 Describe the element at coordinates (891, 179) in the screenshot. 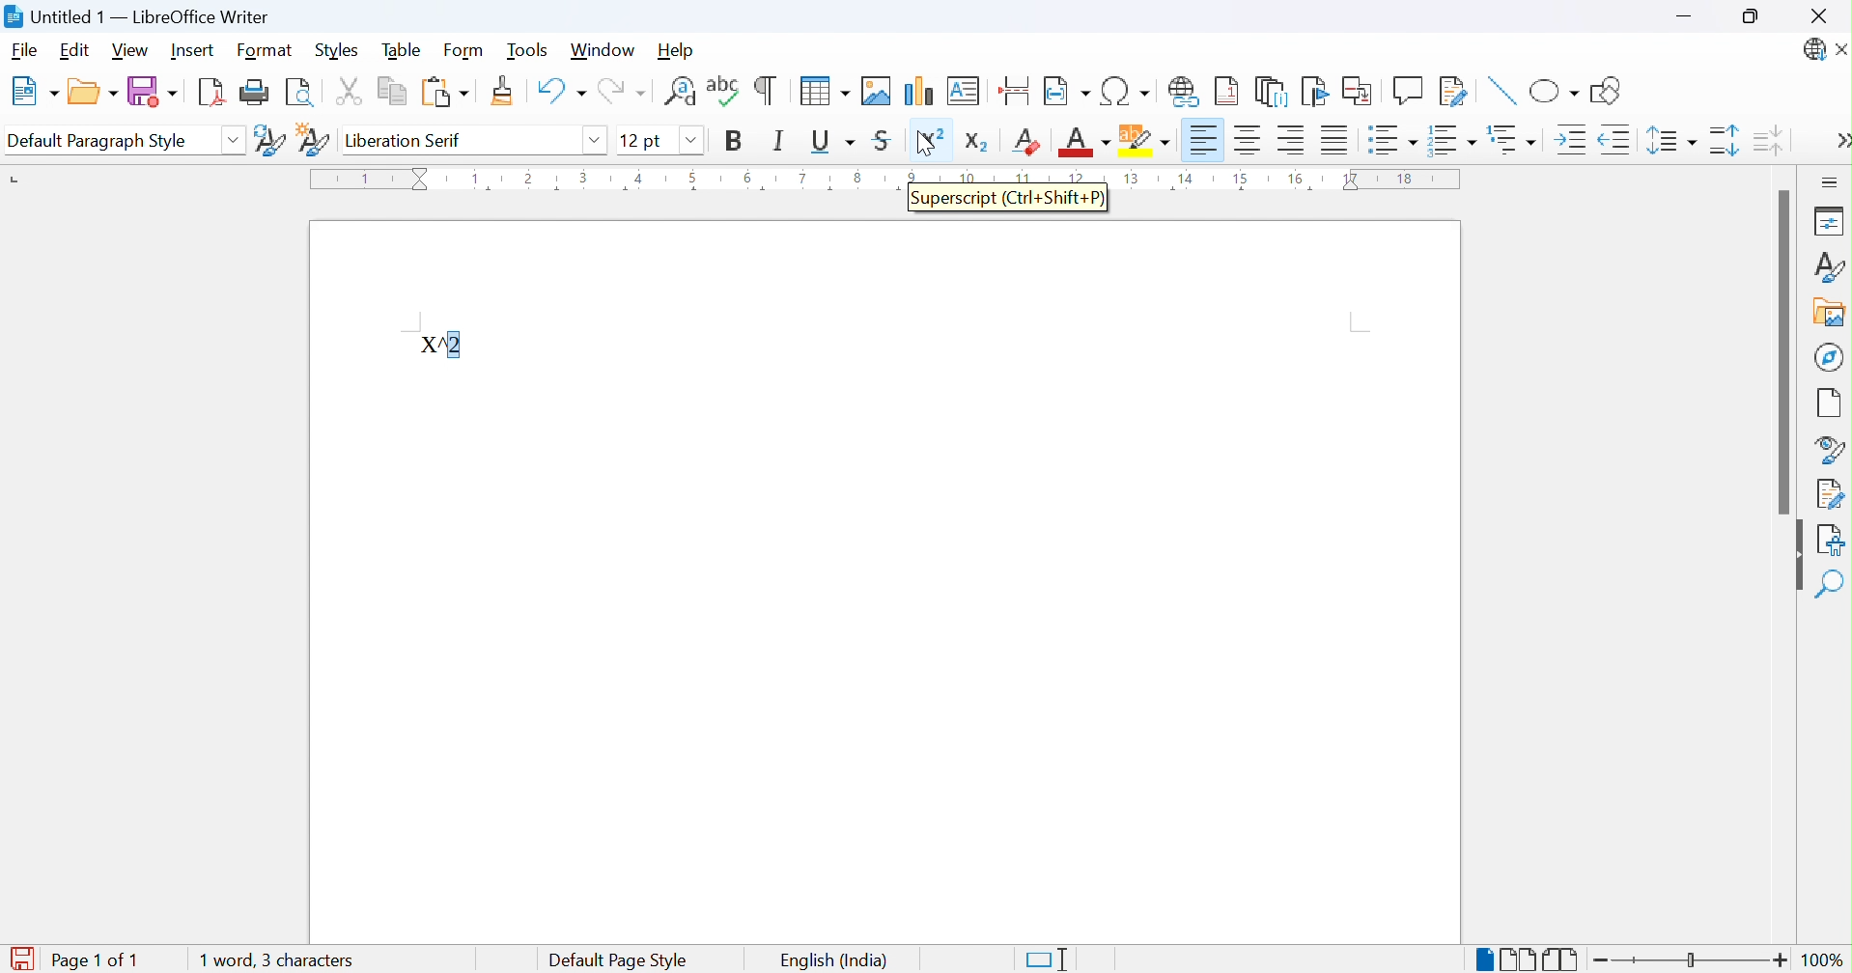

I see `Ruler` at that location.